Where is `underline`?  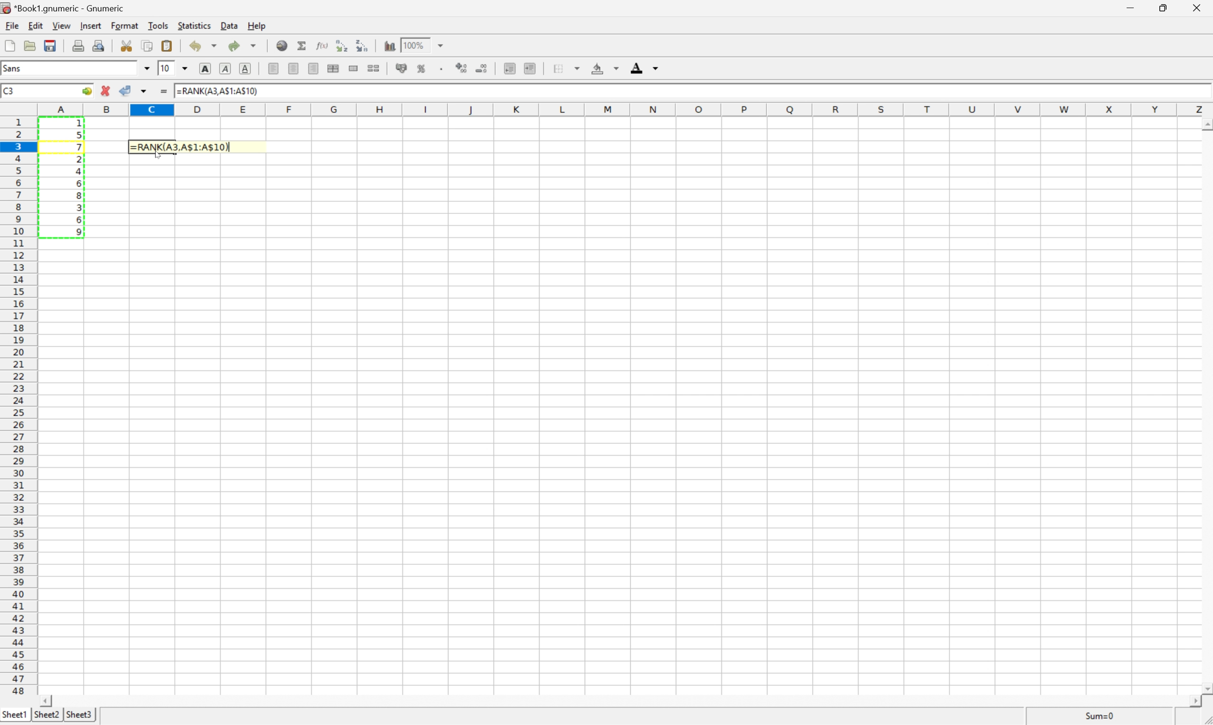
underline is located at coordinates (245, 68).